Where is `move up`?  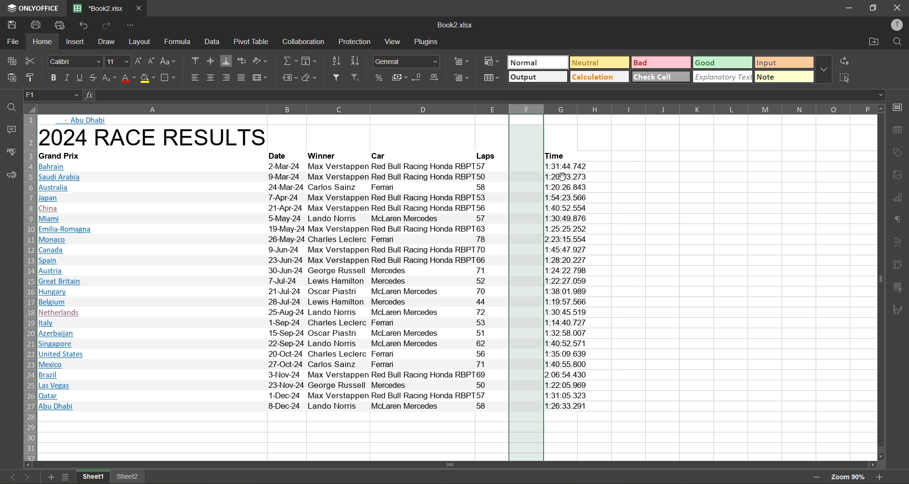 move up is located at coordinates (882, 108).